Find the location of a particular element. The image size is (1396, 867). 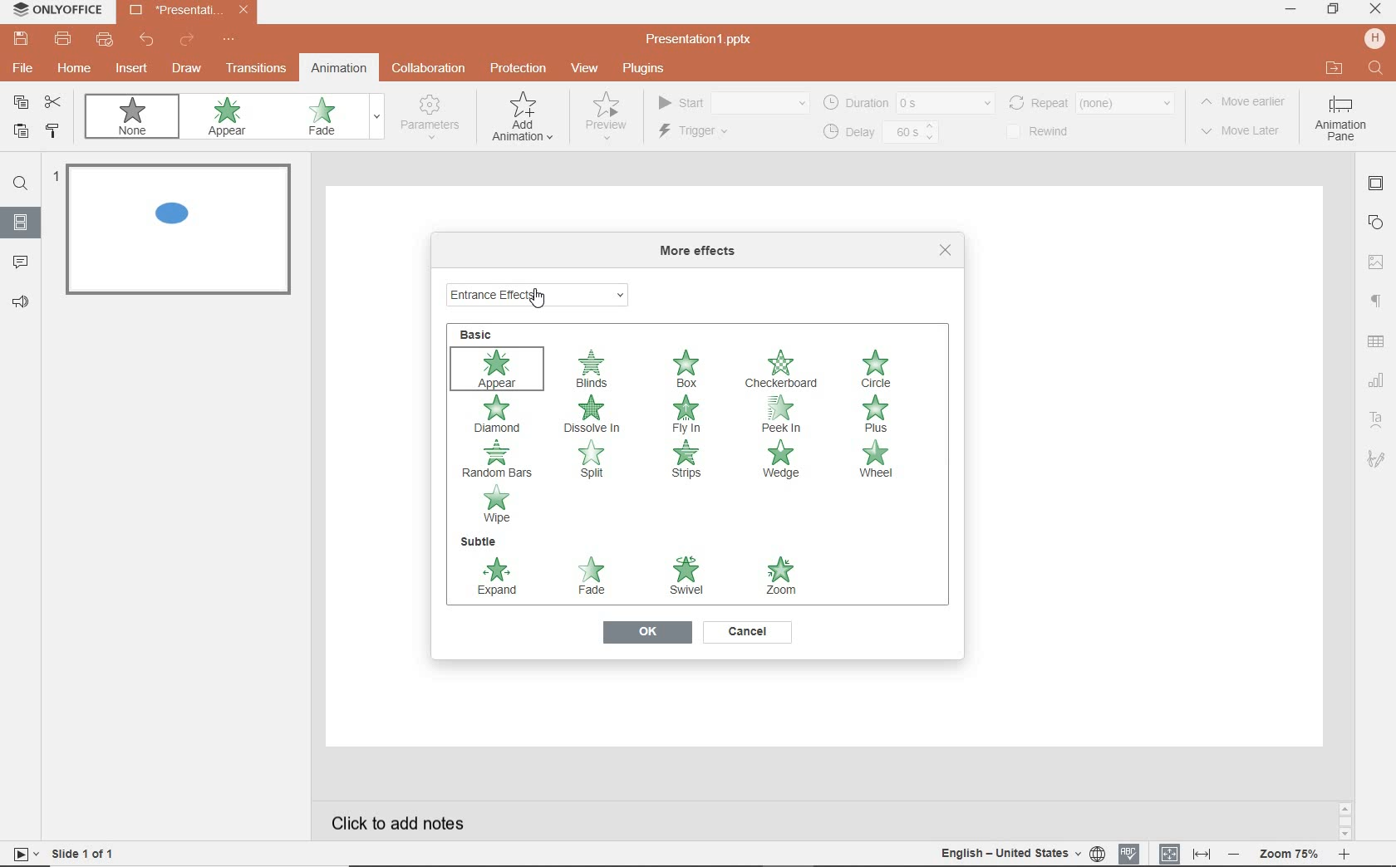

HP is located at coordinates (1374, 40).